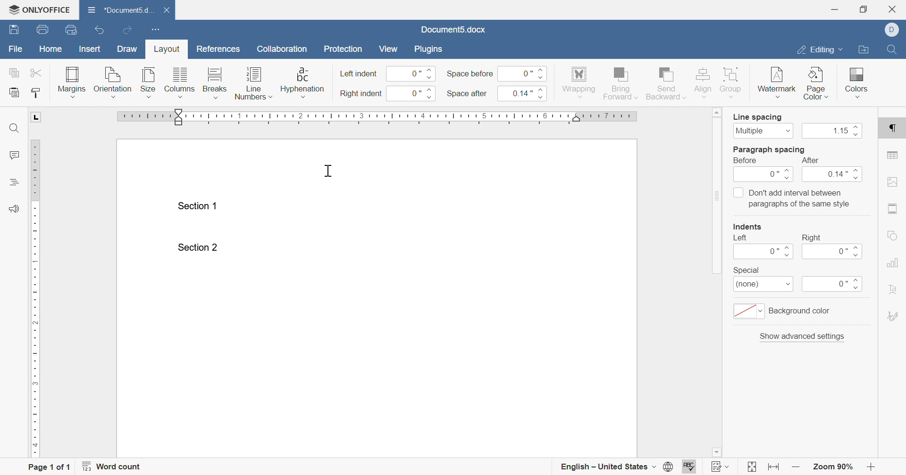  Describe the element at coordinates (327, 170) in the screenshot. I see `cursor` at that location.